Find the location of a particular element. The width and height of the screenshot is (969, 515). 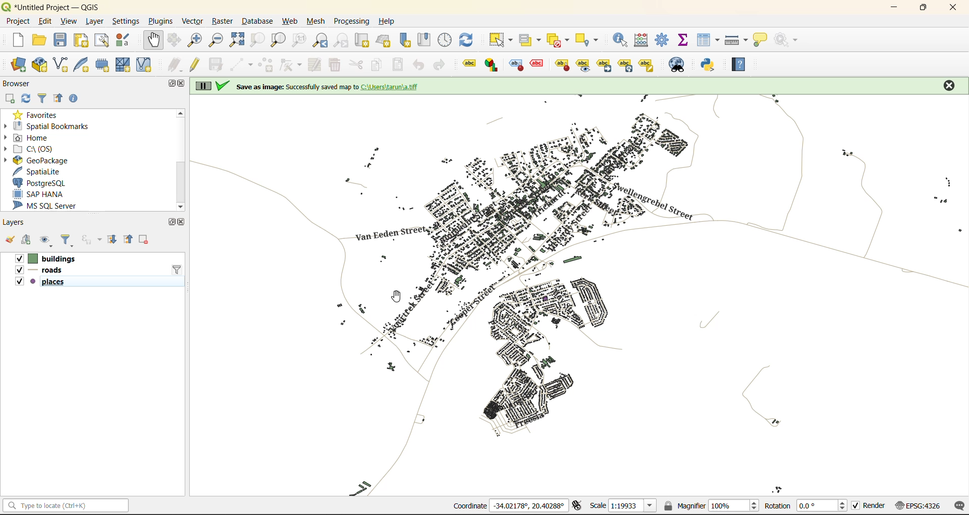

zoom full is located at coordinates (236, 40).